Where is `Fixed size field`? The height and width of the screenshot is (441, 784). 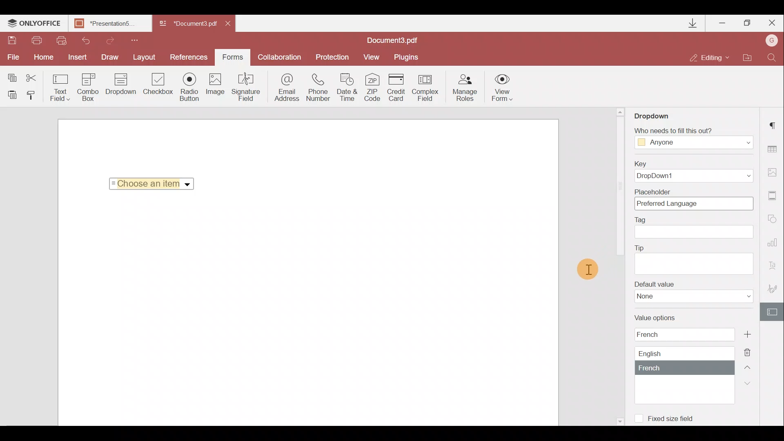 Fixed size field is located at coordinates (668, 417).